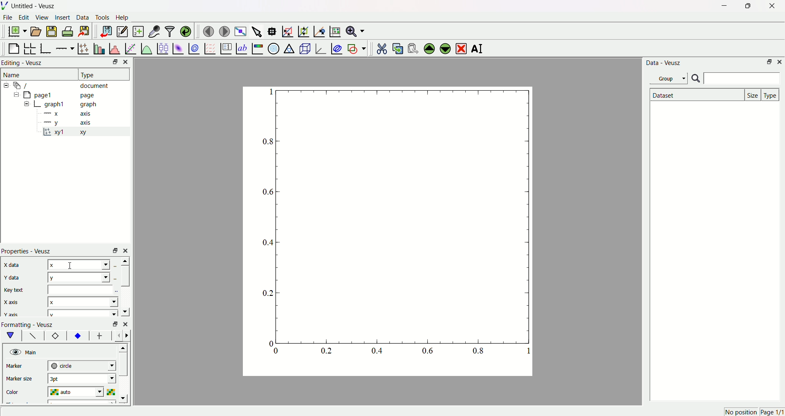 The height and width of the screenshot is (416, 785). Describe the element at coordinates (478, 49) in the screenshot. I see `rename the widgets` at that location.